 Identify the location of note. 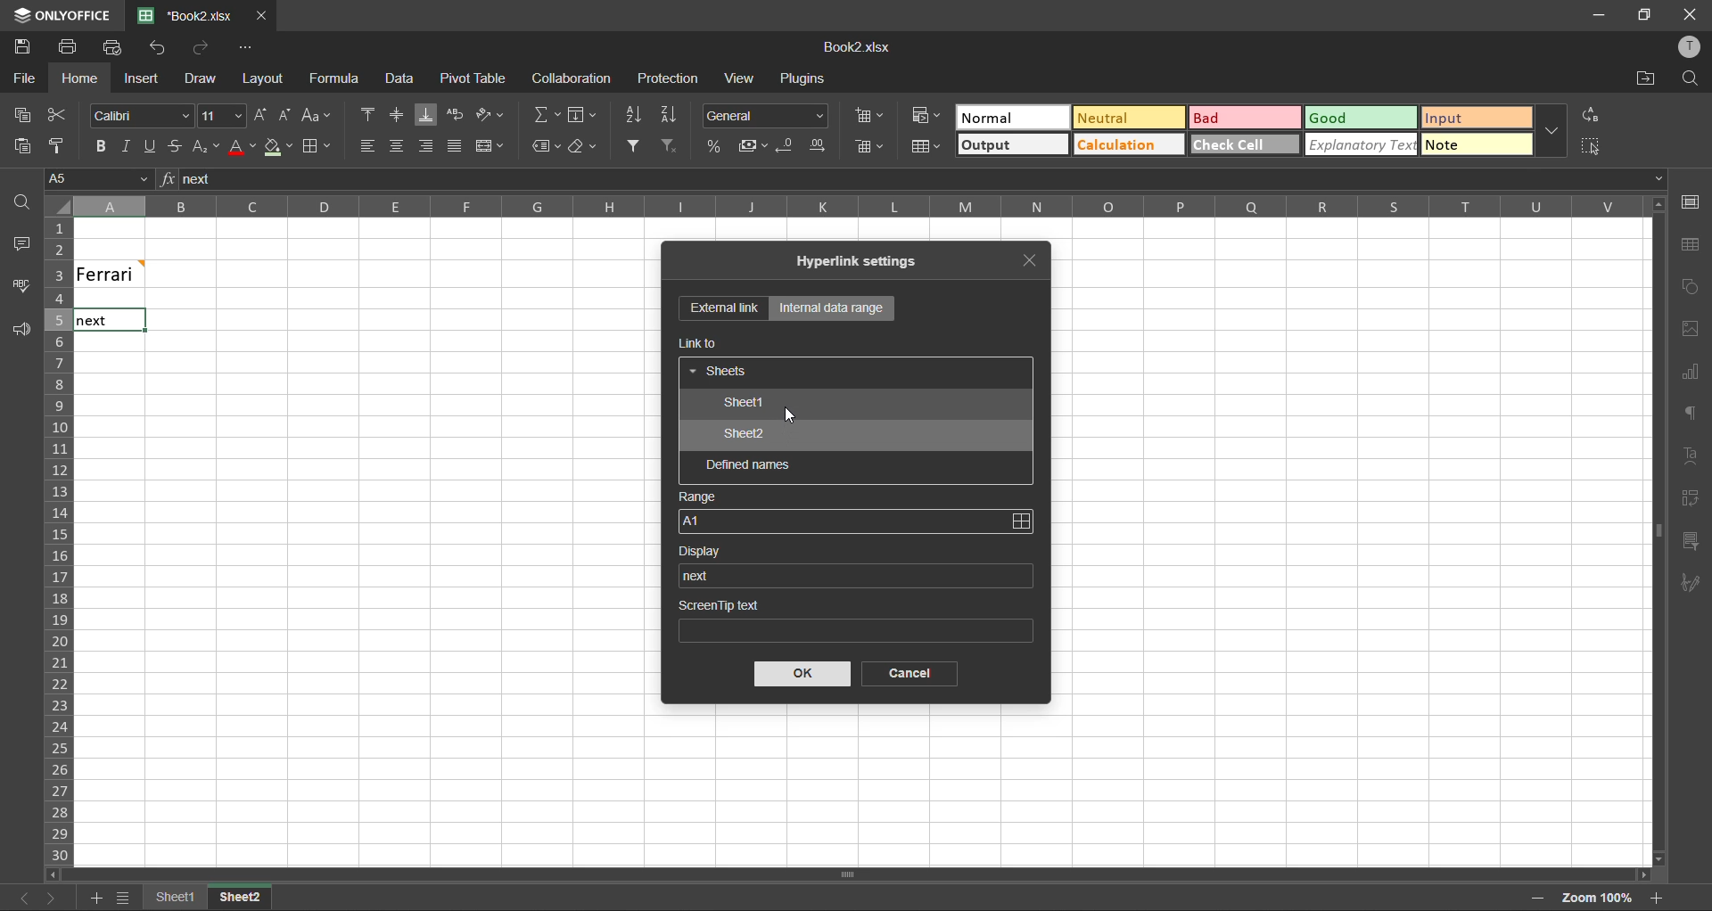
(1476, 144).